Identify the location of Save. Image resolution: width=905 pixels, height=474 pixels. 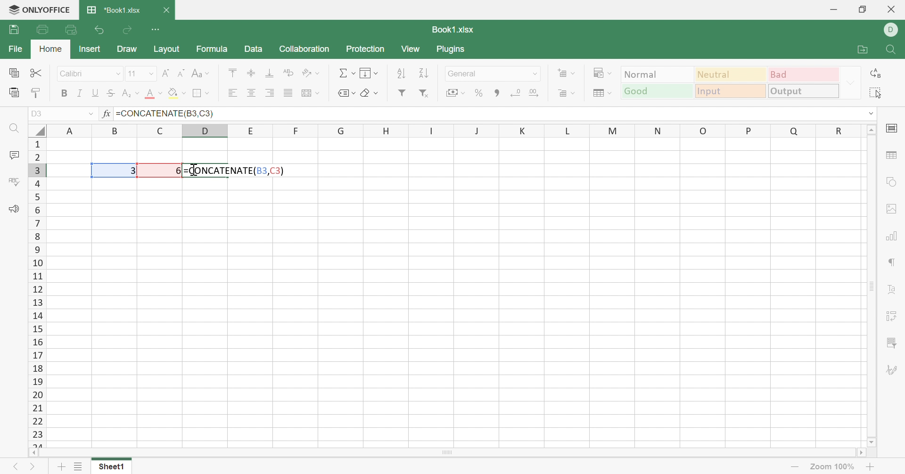
(13, 30).